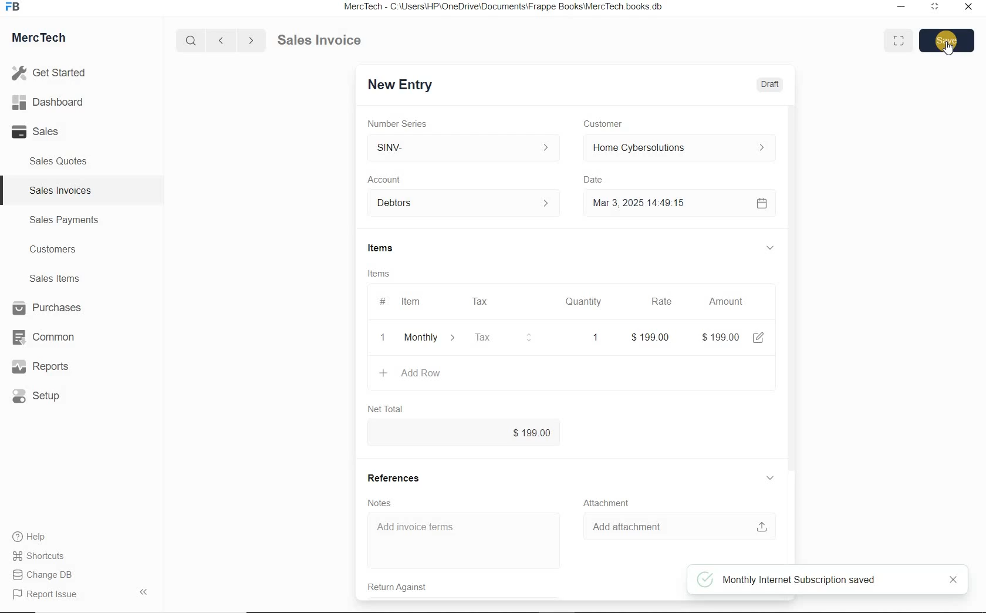  Describe the element at coordinates (449, 373) in the screenshot. I see `create` at that location.